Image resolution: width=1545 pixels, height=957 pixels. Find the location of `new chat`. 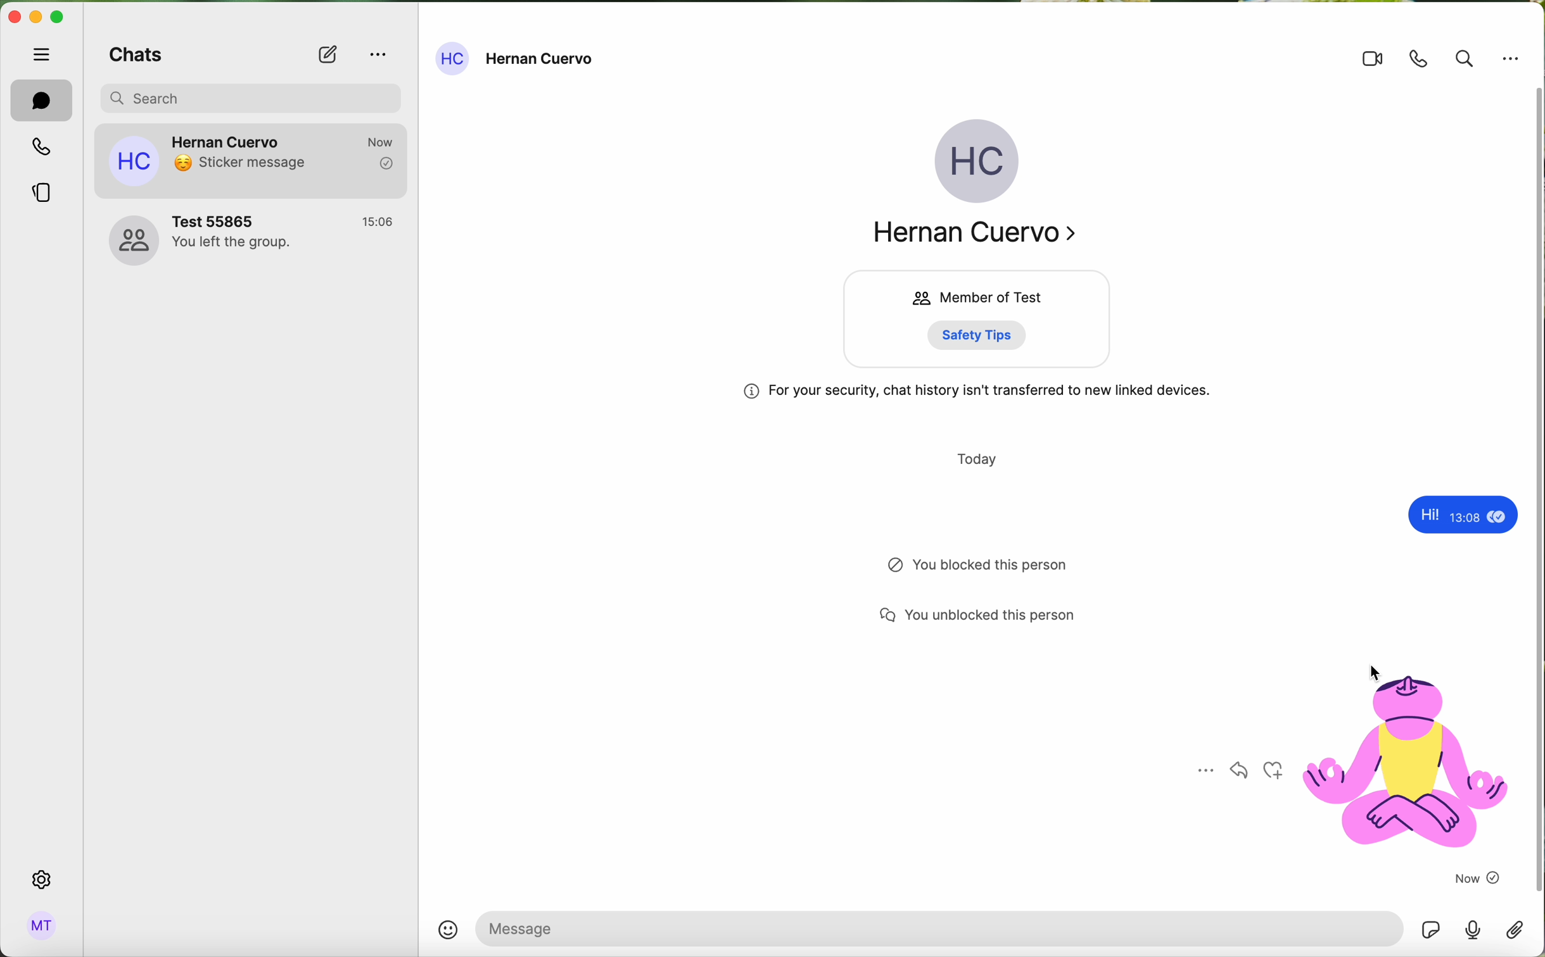

new chat is located at coordinates (326, 56).